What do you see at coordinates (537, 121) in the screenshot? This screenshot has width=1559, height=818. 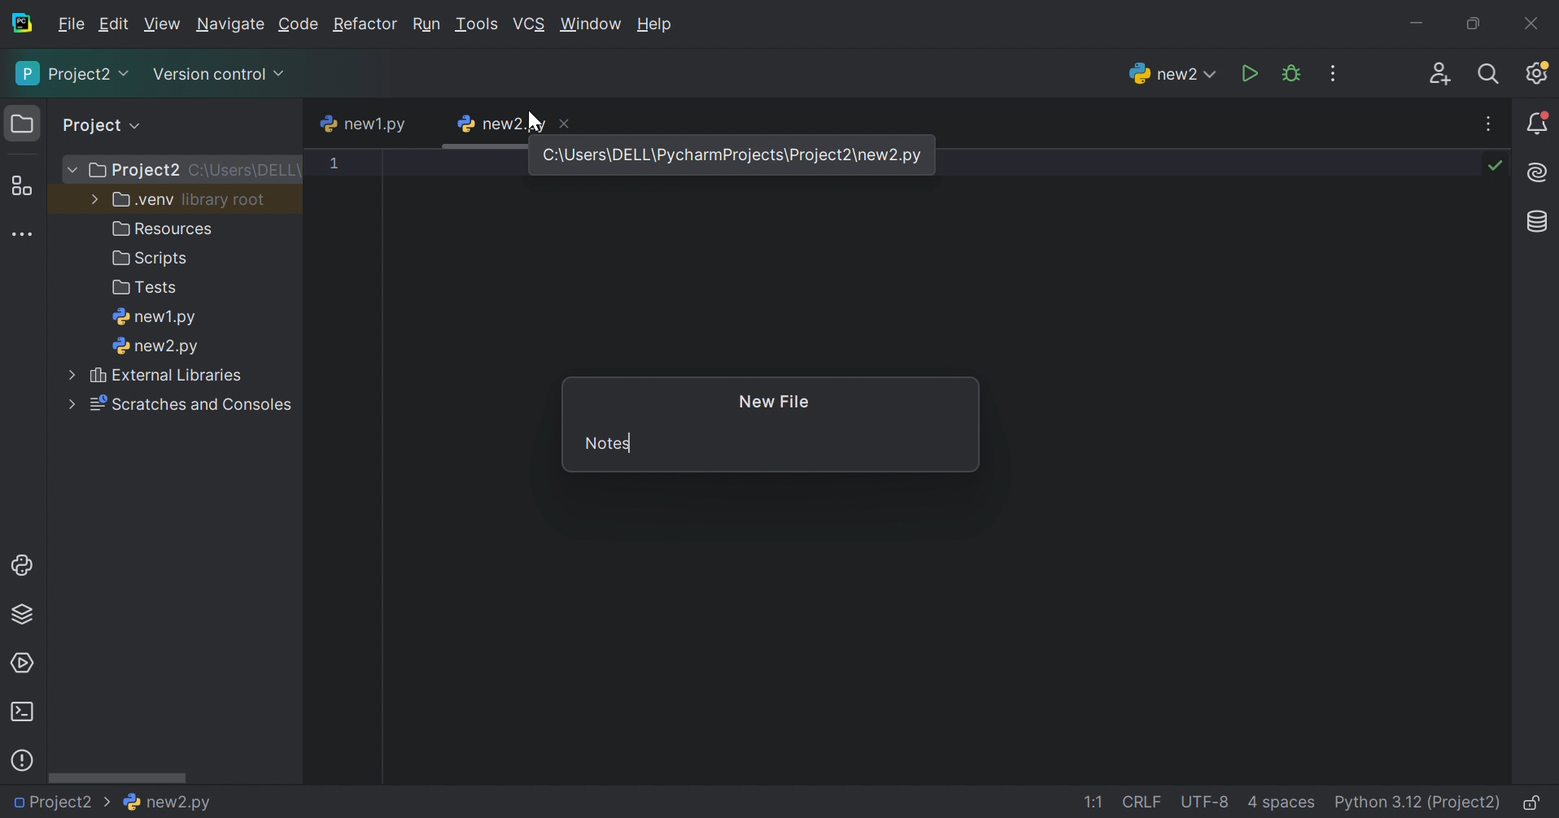 I see `Cursor` at bounding box center [537, 121].